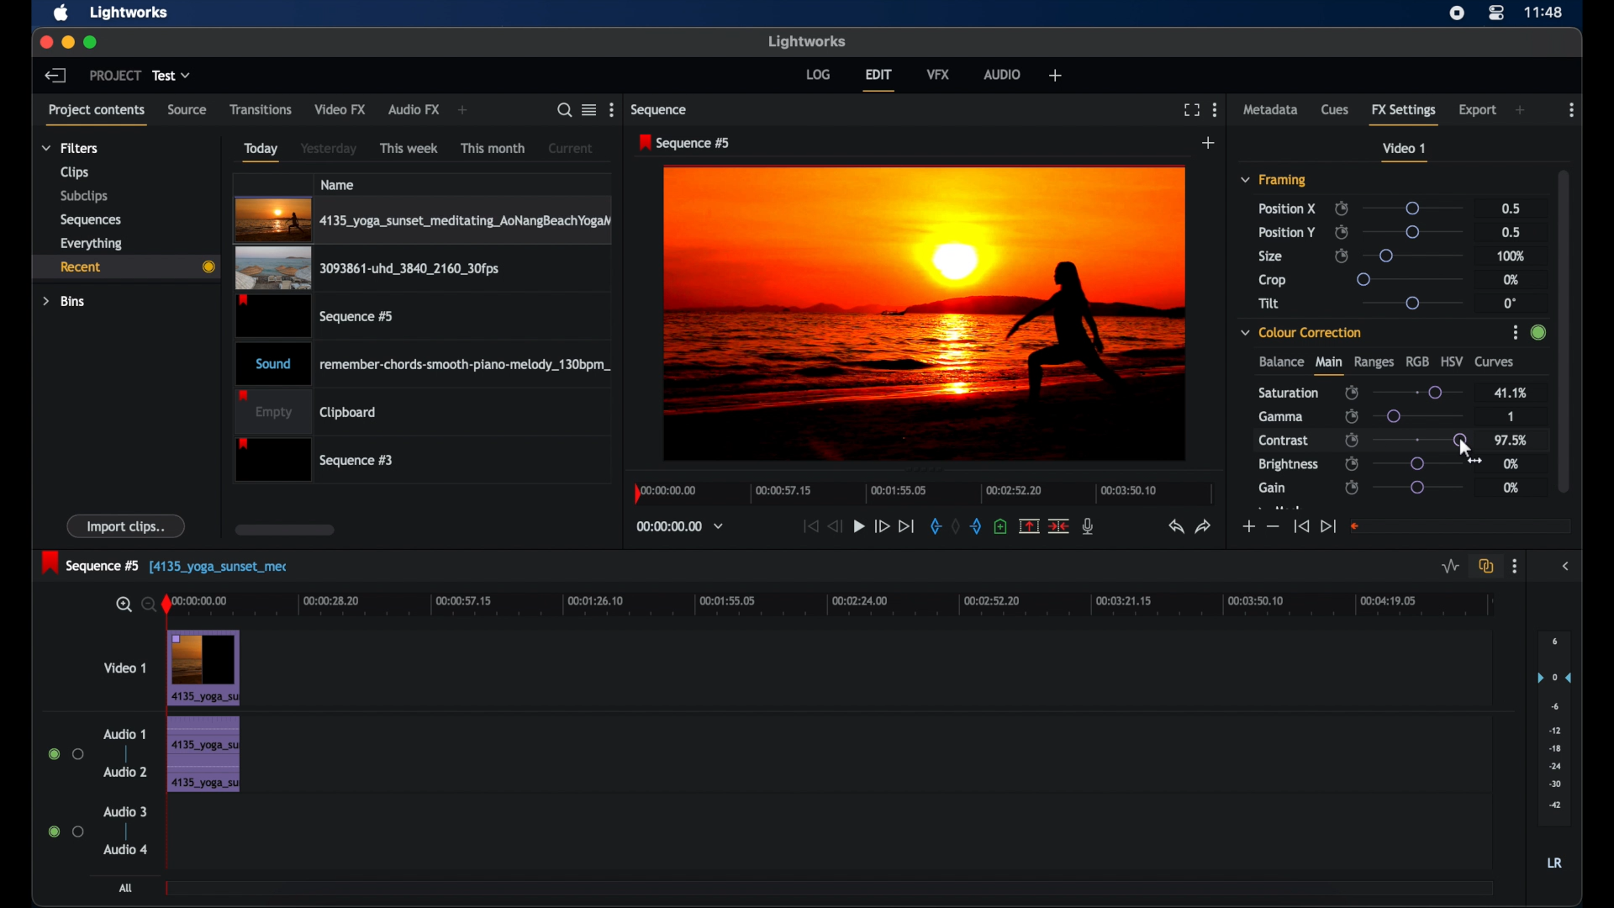 The width and height of the screenshot is (1614, 908). Describe the element at coordinates (907, 525) in the screenshot. I see `jump to end` at that location.